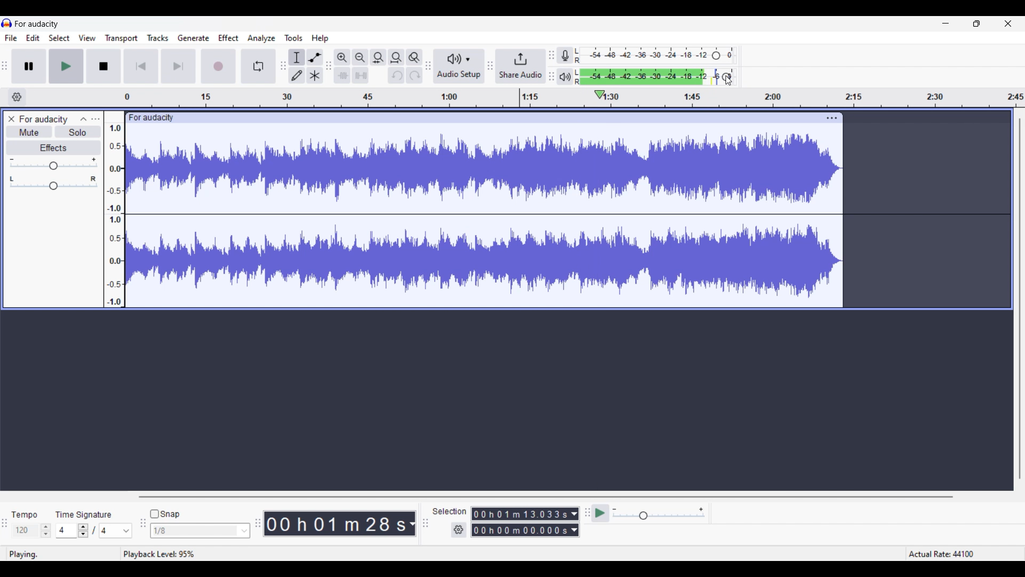 This screenshot has width=1025, height=577. I want to click on Tempo settings, so click(31, 531).